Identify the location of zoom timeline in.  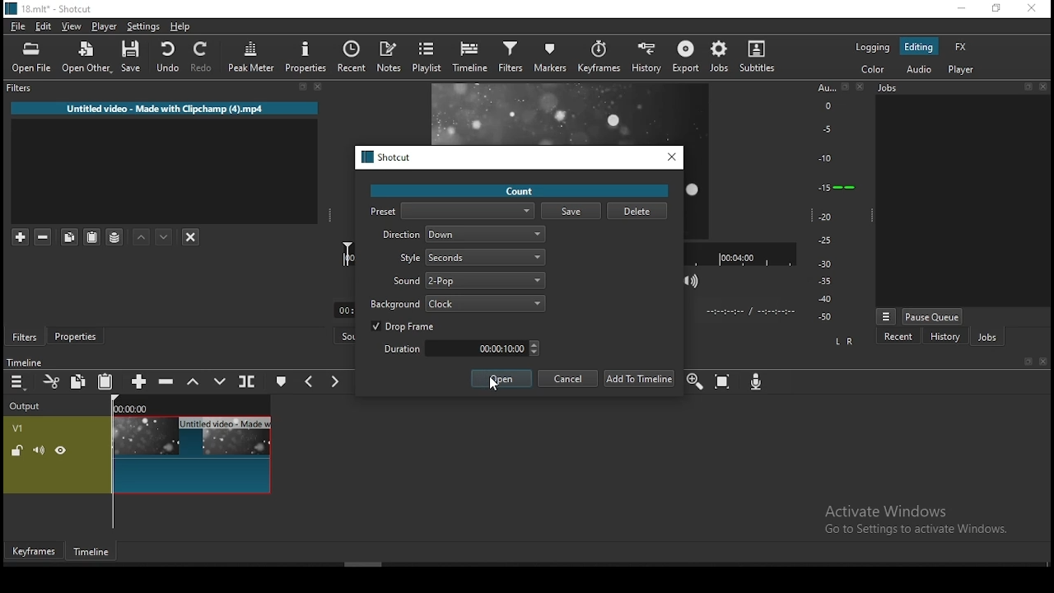
(694, 382).